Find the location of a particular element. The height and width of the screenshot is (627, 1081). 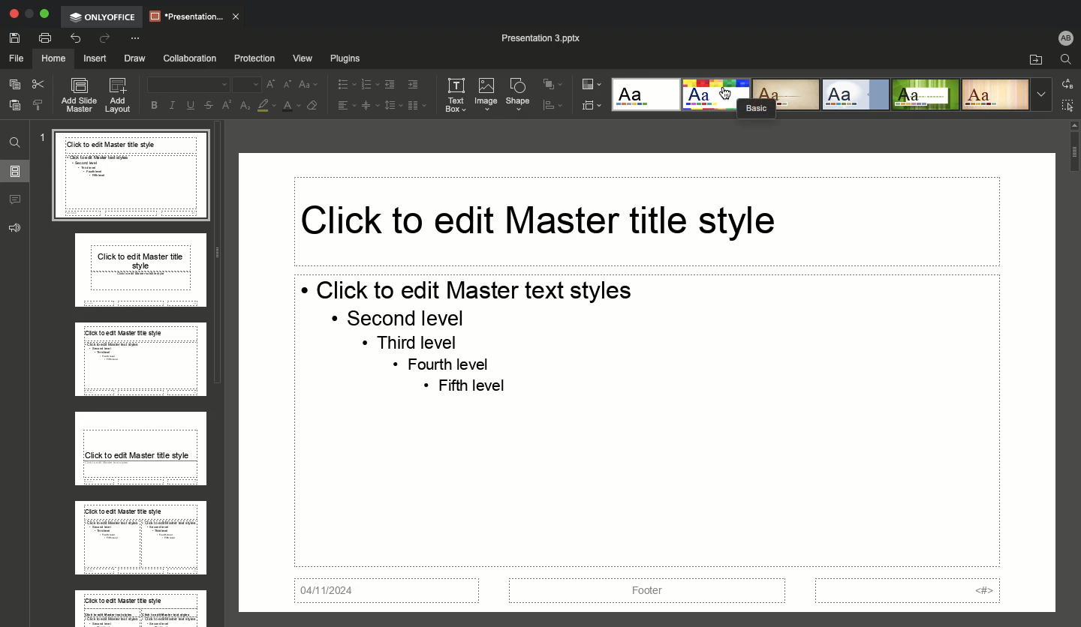

Superscript is located at coordinates (227, 105).